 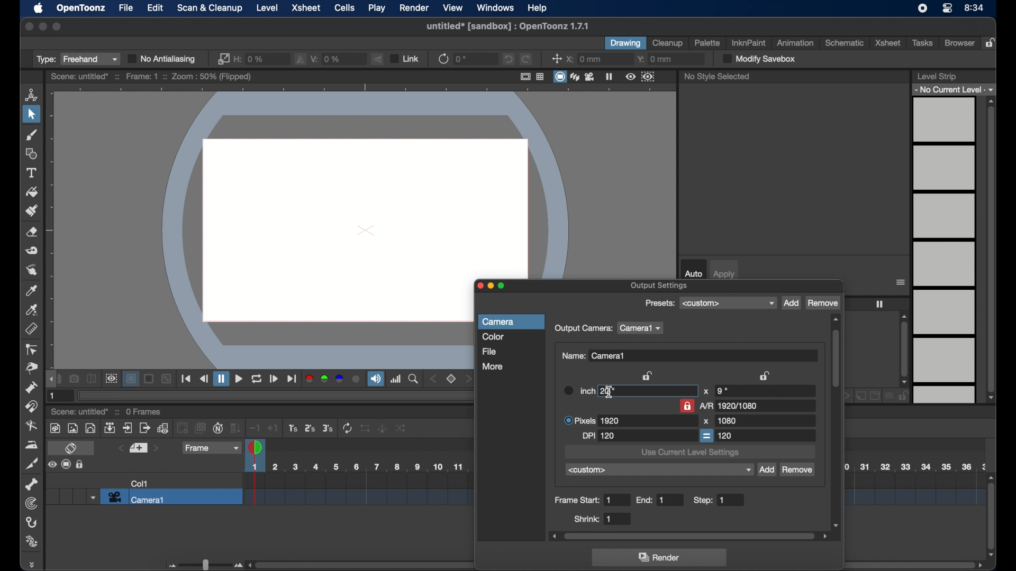 What do you see at coordinates (80, 412) in the screenshot?
I see `scene` at bounding box center [80, 412].